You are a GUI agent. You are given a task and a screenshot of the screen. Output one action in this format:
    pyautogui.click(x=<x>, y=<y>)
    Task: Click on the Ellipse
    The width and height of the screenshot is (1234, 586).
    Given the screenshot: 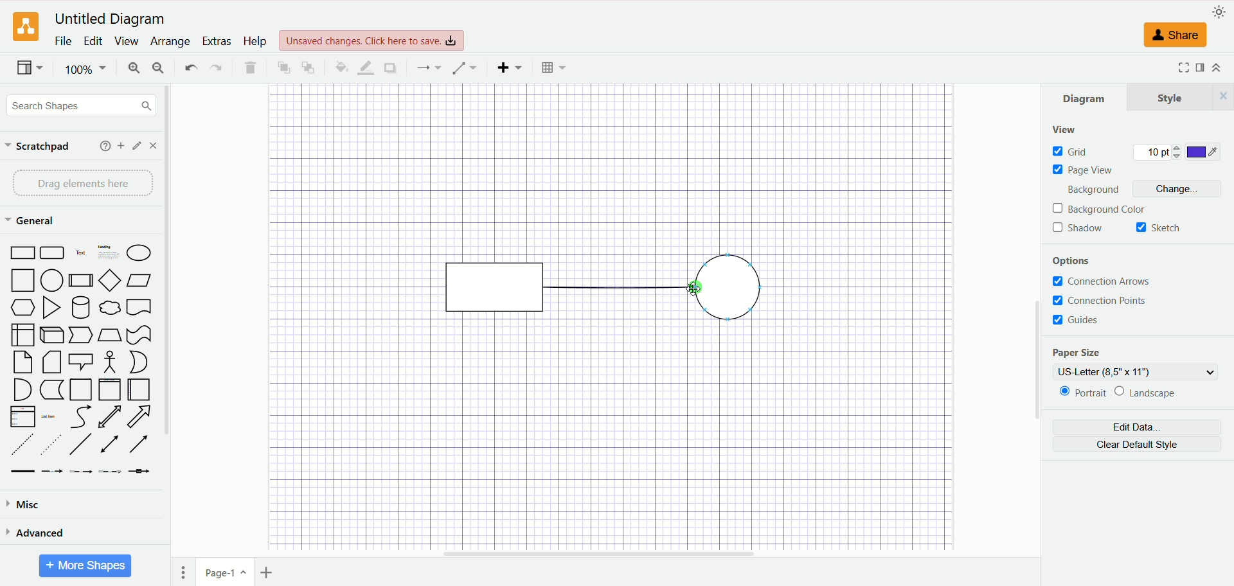 What is the action you would take?
    pyautogui.click(x=138, y=254)
    